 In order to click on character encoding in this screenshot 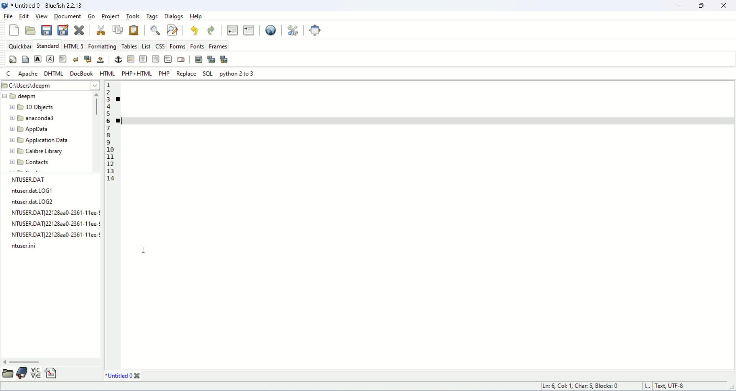, I will do `click(684, 386)`.